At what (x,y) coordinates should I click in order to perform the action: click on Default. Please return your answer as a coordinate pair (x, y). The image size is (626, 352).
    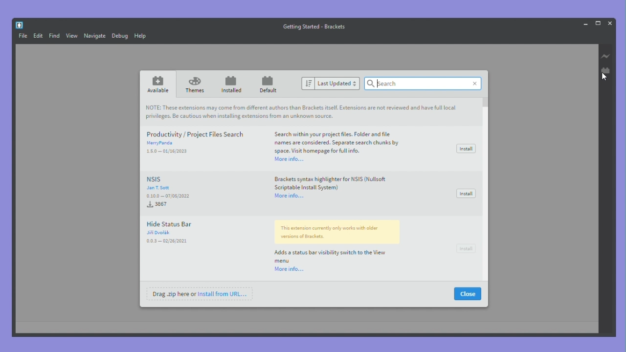
    Looking at the image, I should click on (268, 85).